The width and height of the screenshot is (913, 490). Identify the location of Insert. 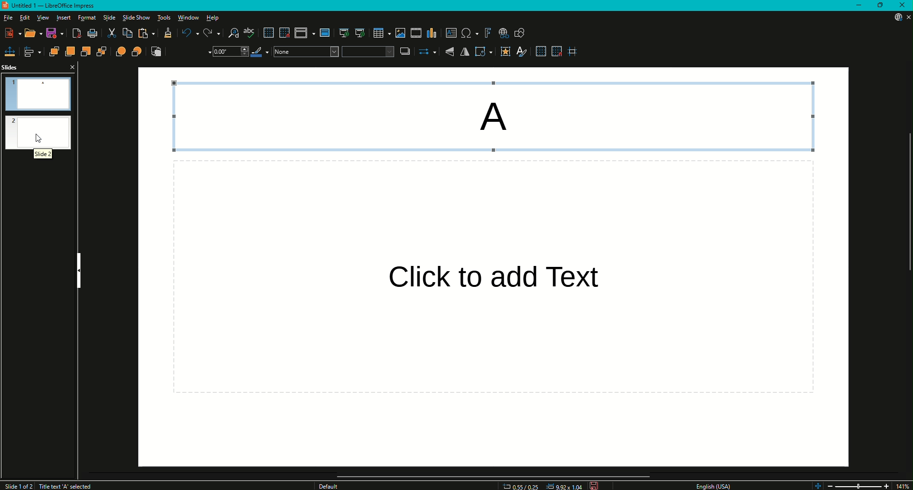
(65, 18).